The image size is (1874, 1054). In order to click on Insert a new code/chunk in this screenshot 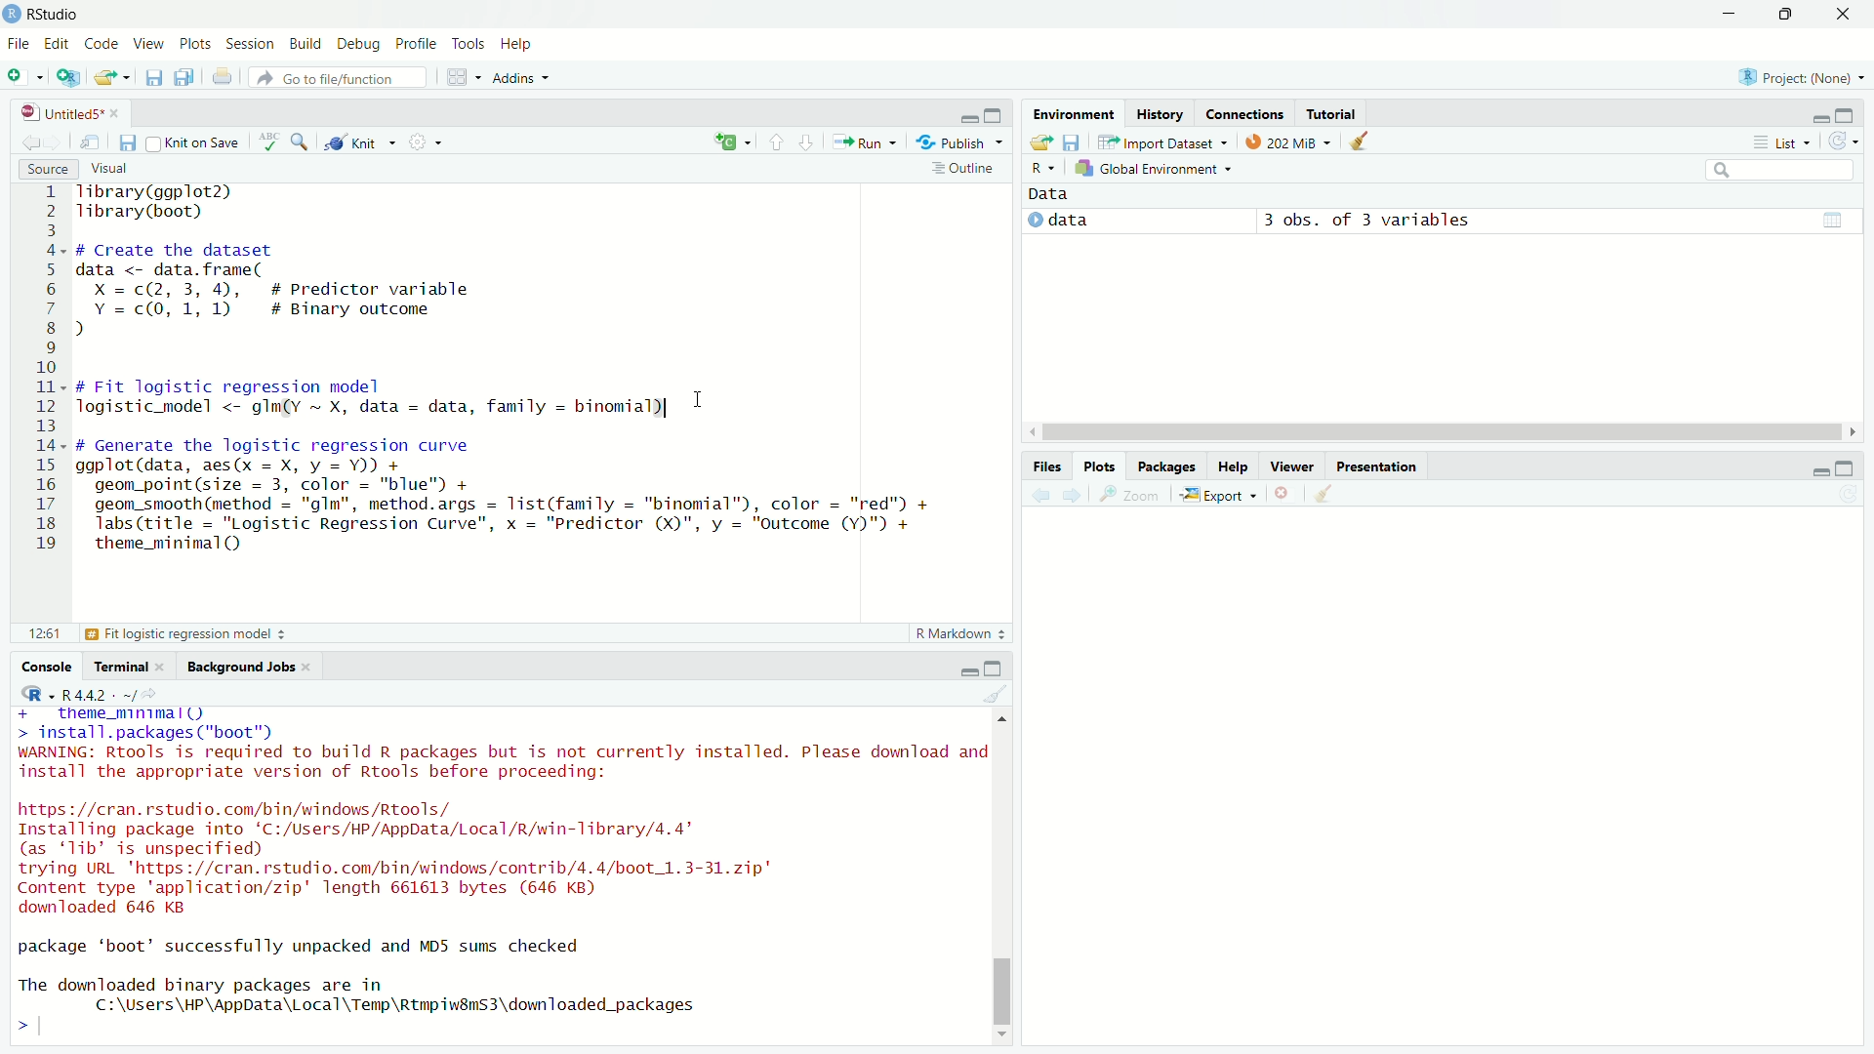, I will do `click(734, 142)`.